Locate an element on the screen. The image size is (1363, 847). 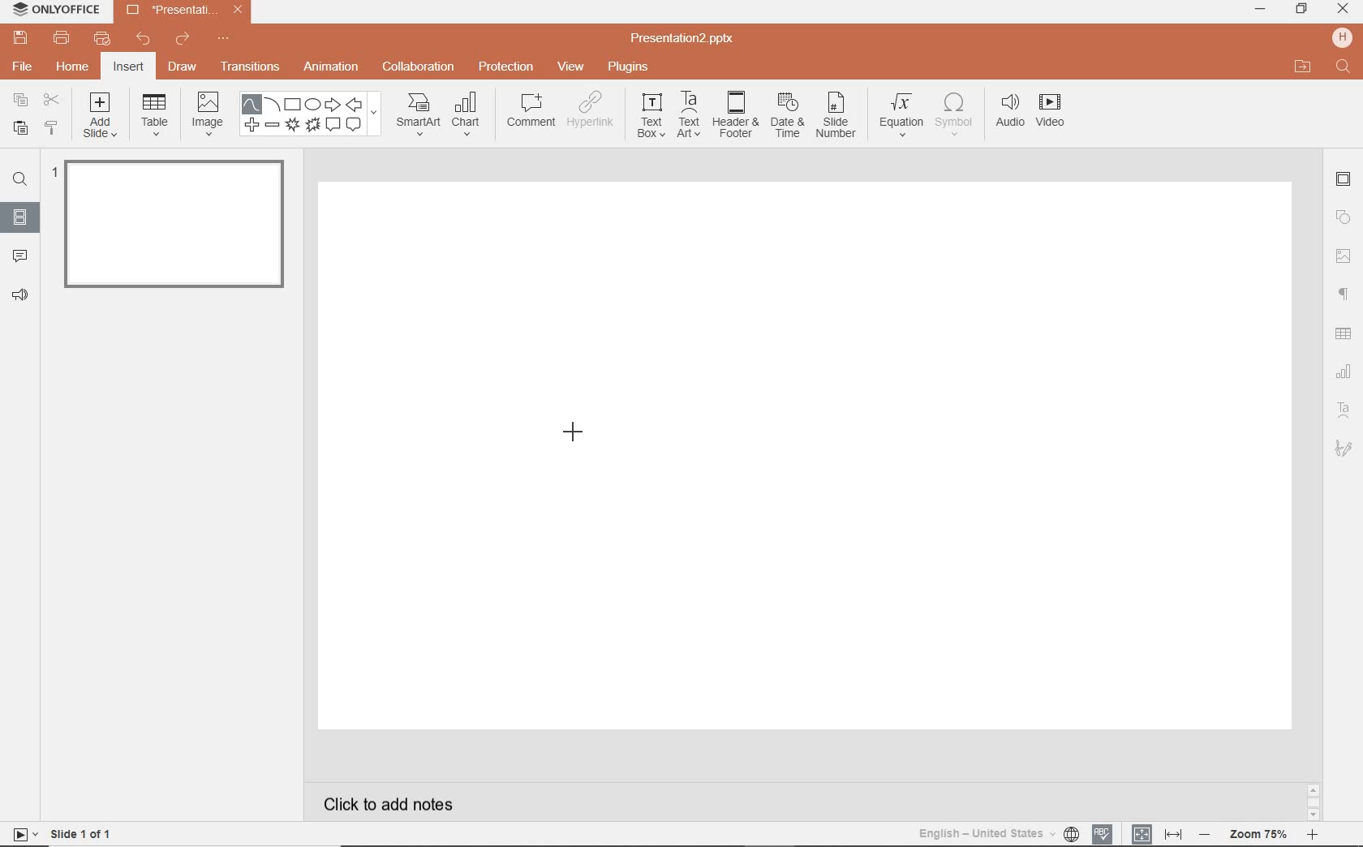
OPEN FILE LOCATION is located at coordinates (1303, 67).